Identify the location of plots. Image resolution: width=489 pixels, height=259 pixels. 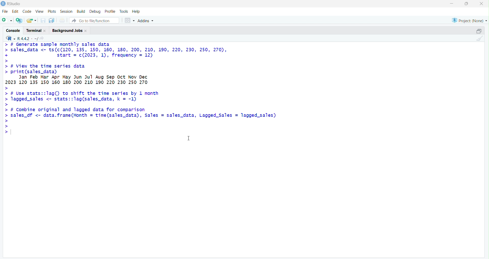
(53, 11).